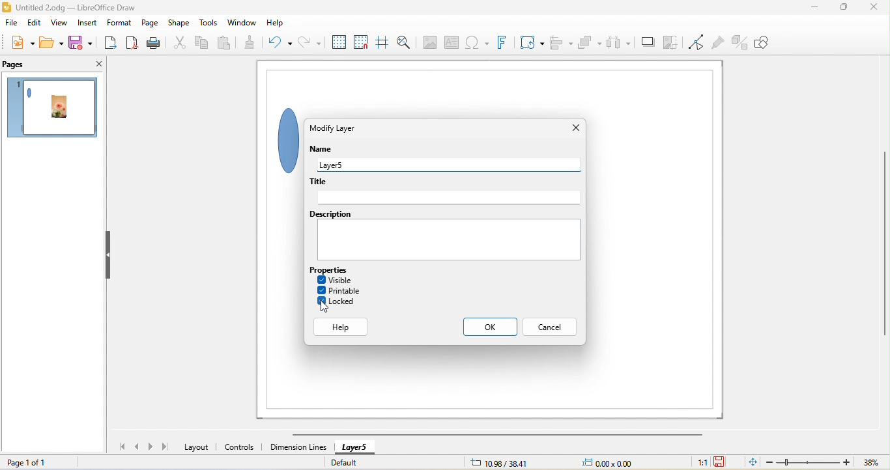 The height and width of the screenshot is (470, 890). I want to click on arrange, so click(588, 42).